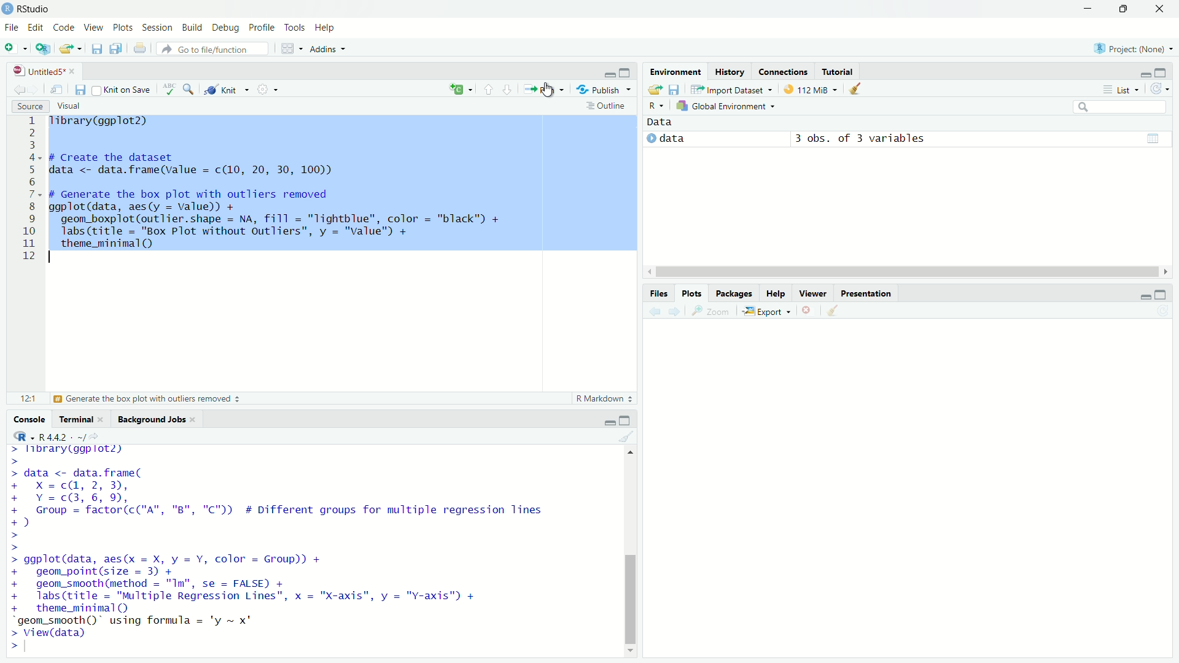 The width and height of the screenshot is (1179, 663). I want to click on View, so click(92, 28).